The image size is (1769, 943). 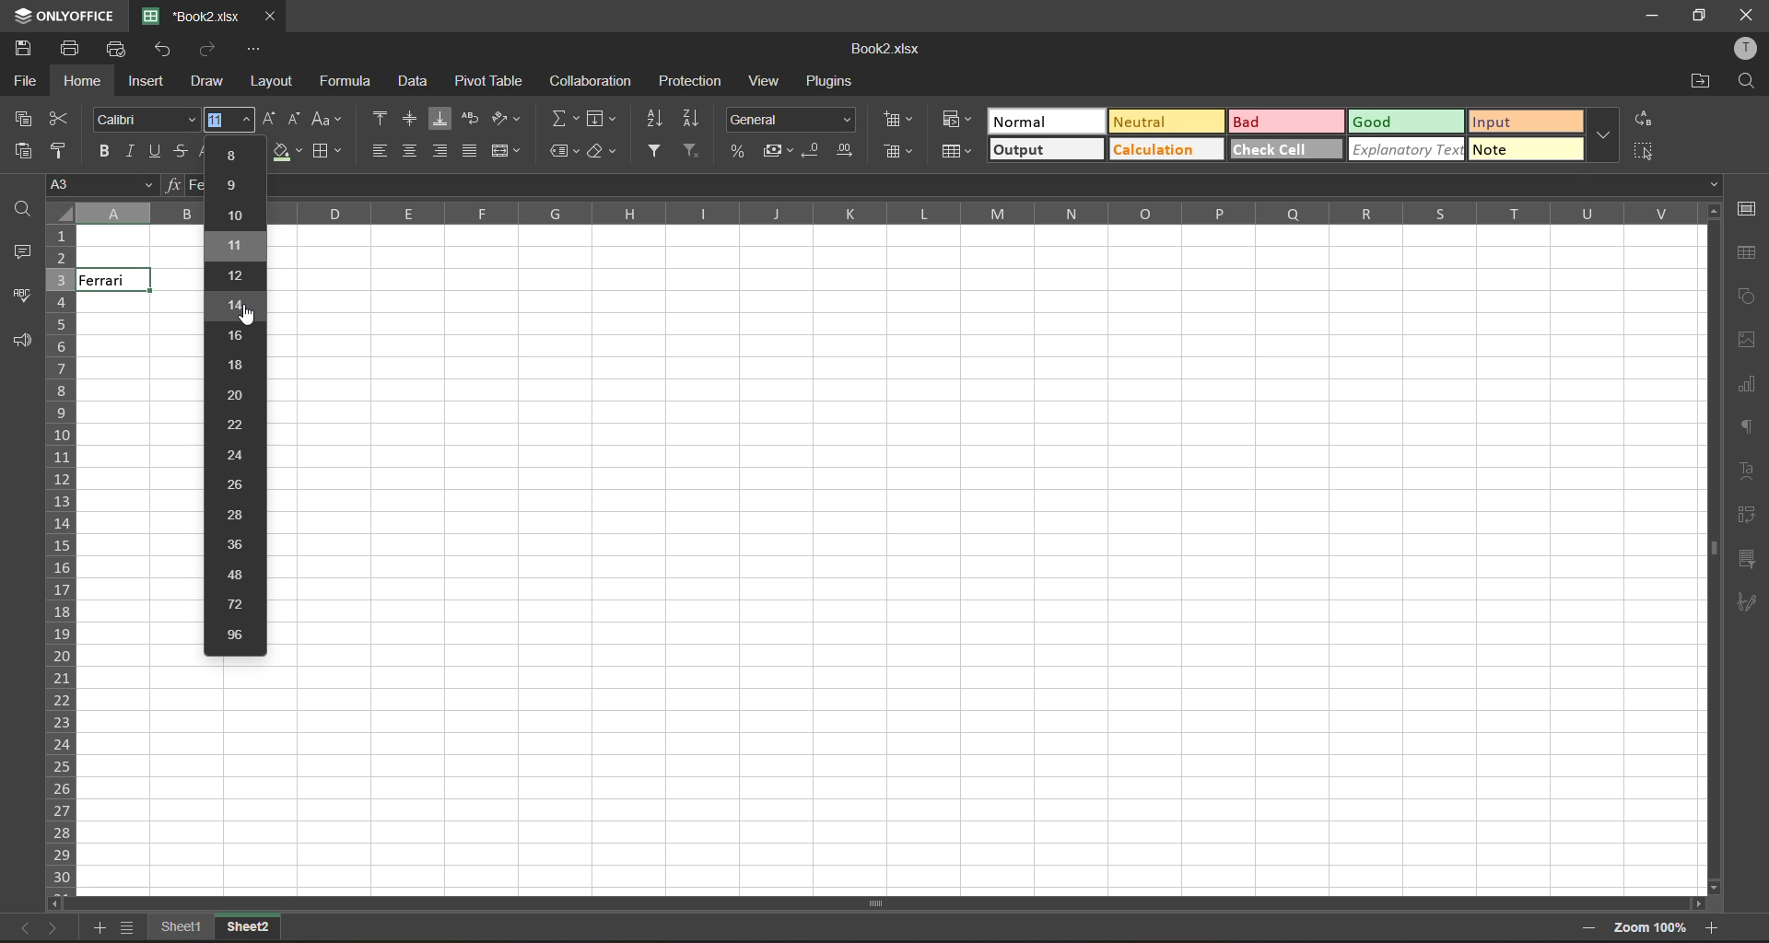 I want to click on clear filter, so click(x=692, y=149).